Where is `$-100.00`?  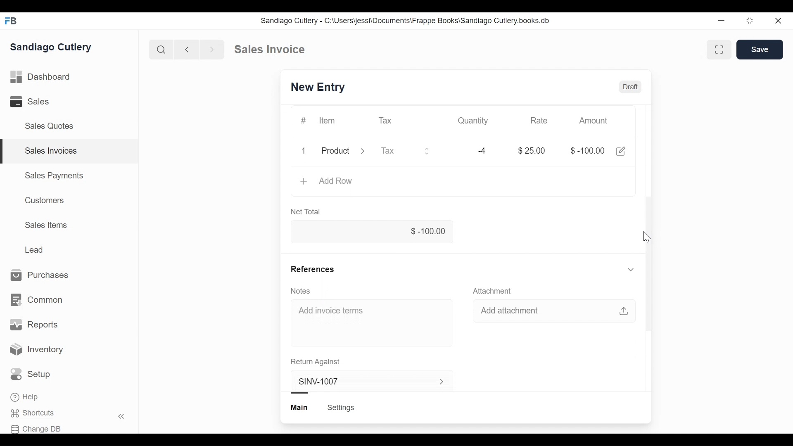 $-100.00 is located at coordinates (371, 232).